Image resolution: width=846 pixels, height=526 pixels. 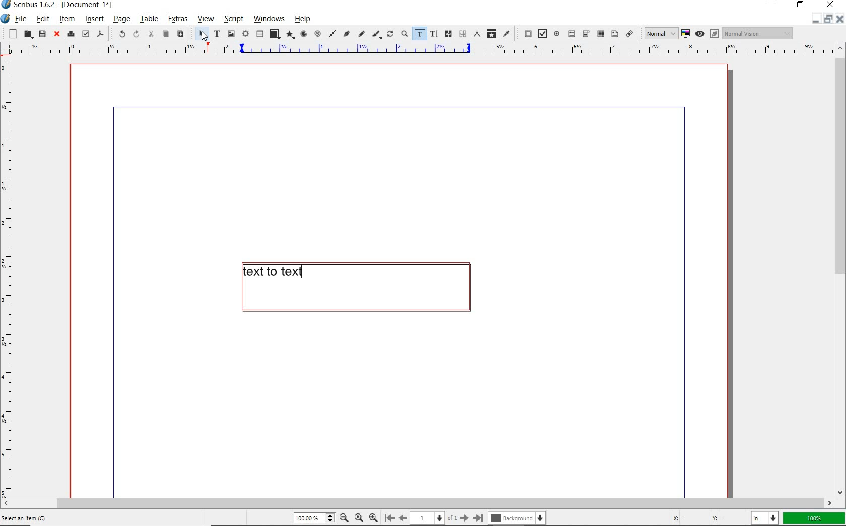 What do you see at coordinates (464, 518) in the screenshot?
I see `Next page` at bounding box center [464, 518].